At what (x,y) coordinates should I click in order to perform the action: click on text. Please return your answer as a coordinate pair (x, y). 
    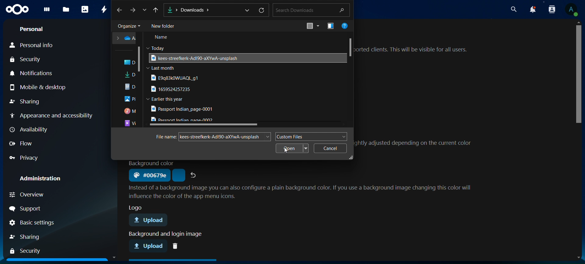
    Looking at the image, I should click on (165, 137).